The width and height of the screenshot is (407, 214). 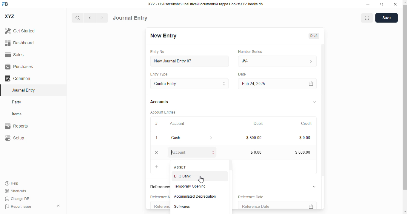 I want to click on remove, so click(x=157, y=152).